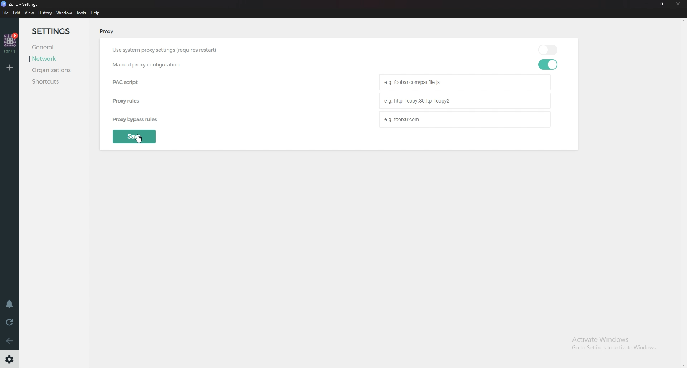 This screenshot has height=368, width=687. I want to click on Enable do not disturb, so click(10, 304).